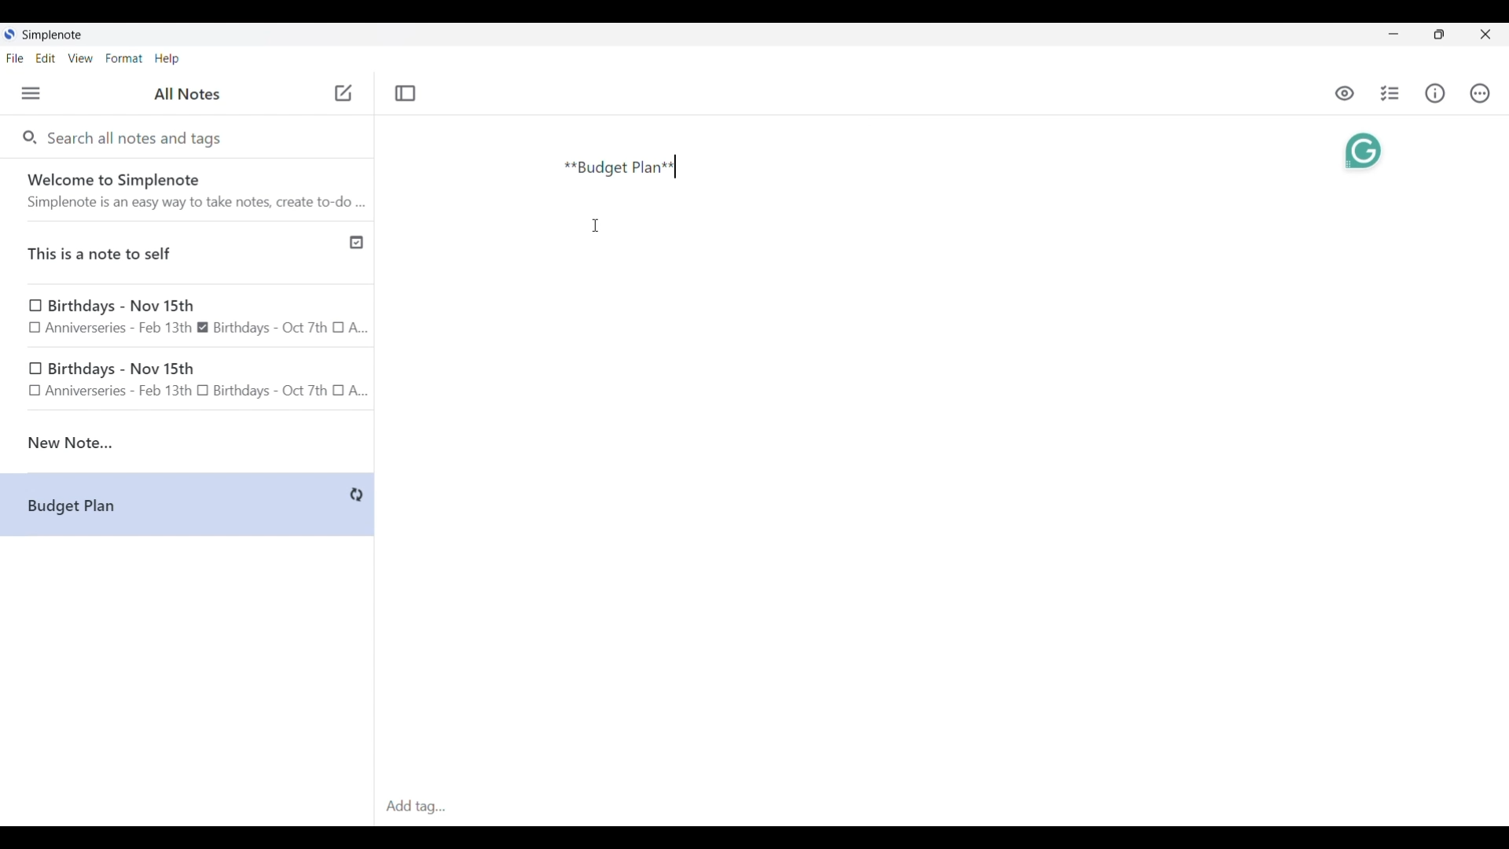 This screenshot has height=849, width=1509. What do you see at coordinates (942, 807) in the screenshot?
I see `Click to type in tags` at bounding box center [942, 807].